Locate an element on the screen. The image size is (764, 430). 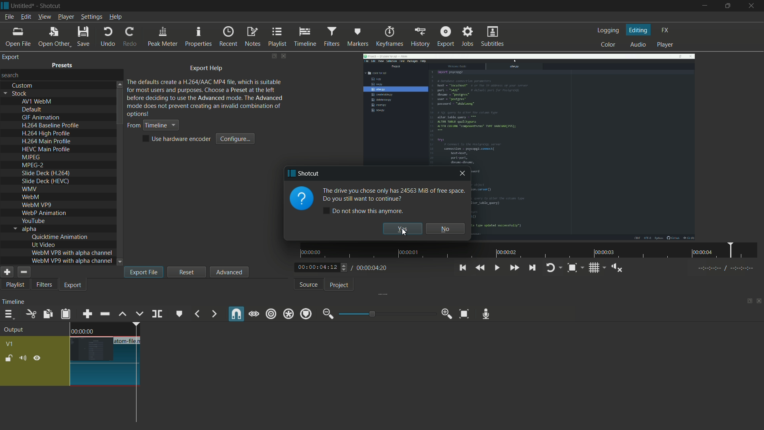
scroll up is located at coordinates (119, 84).